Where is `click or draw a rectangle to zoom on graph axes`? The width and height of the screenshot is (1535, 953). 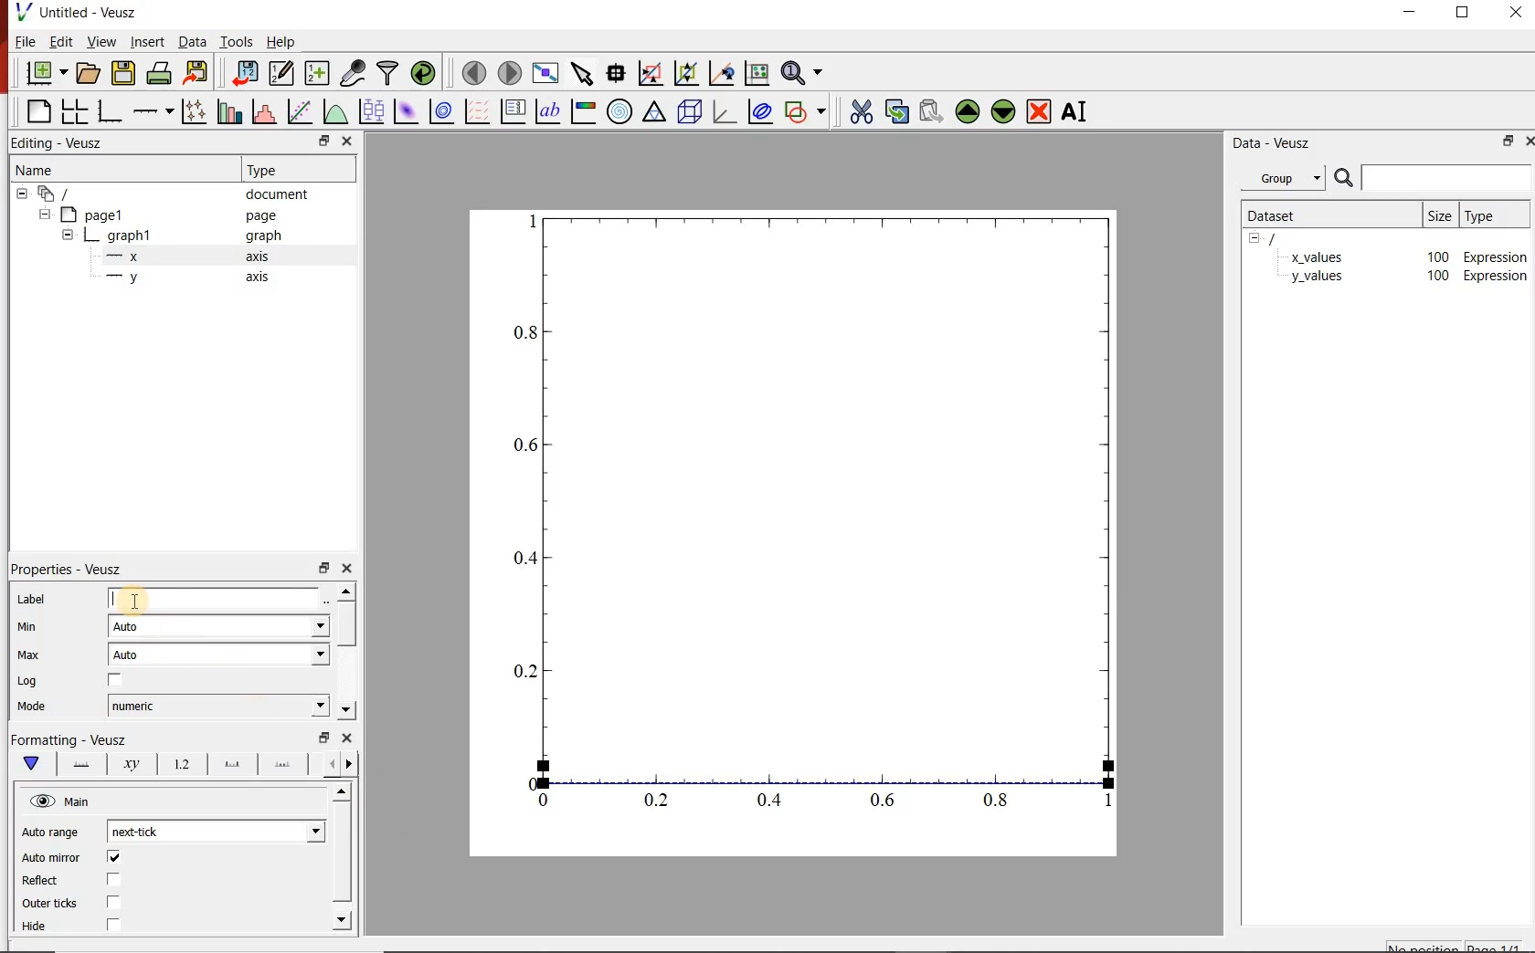 click or draw a rectangle to zoom on graph axes is located at coordinates (651, 73).